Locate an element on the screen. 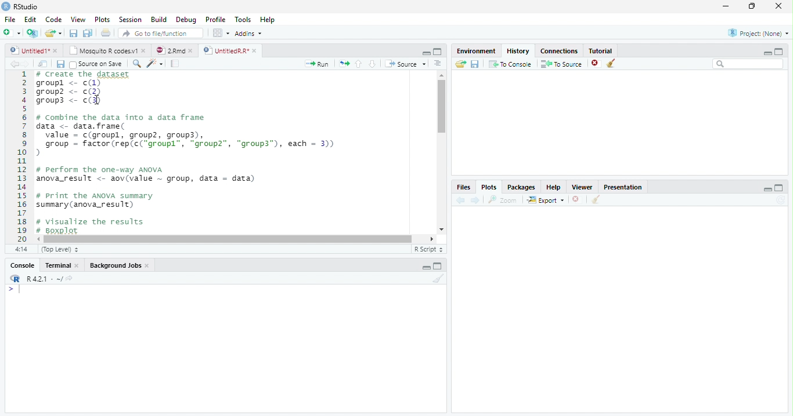 The height and width of the screenshot is (416, 793). Workspace pane is located at coordinates (220, 32).